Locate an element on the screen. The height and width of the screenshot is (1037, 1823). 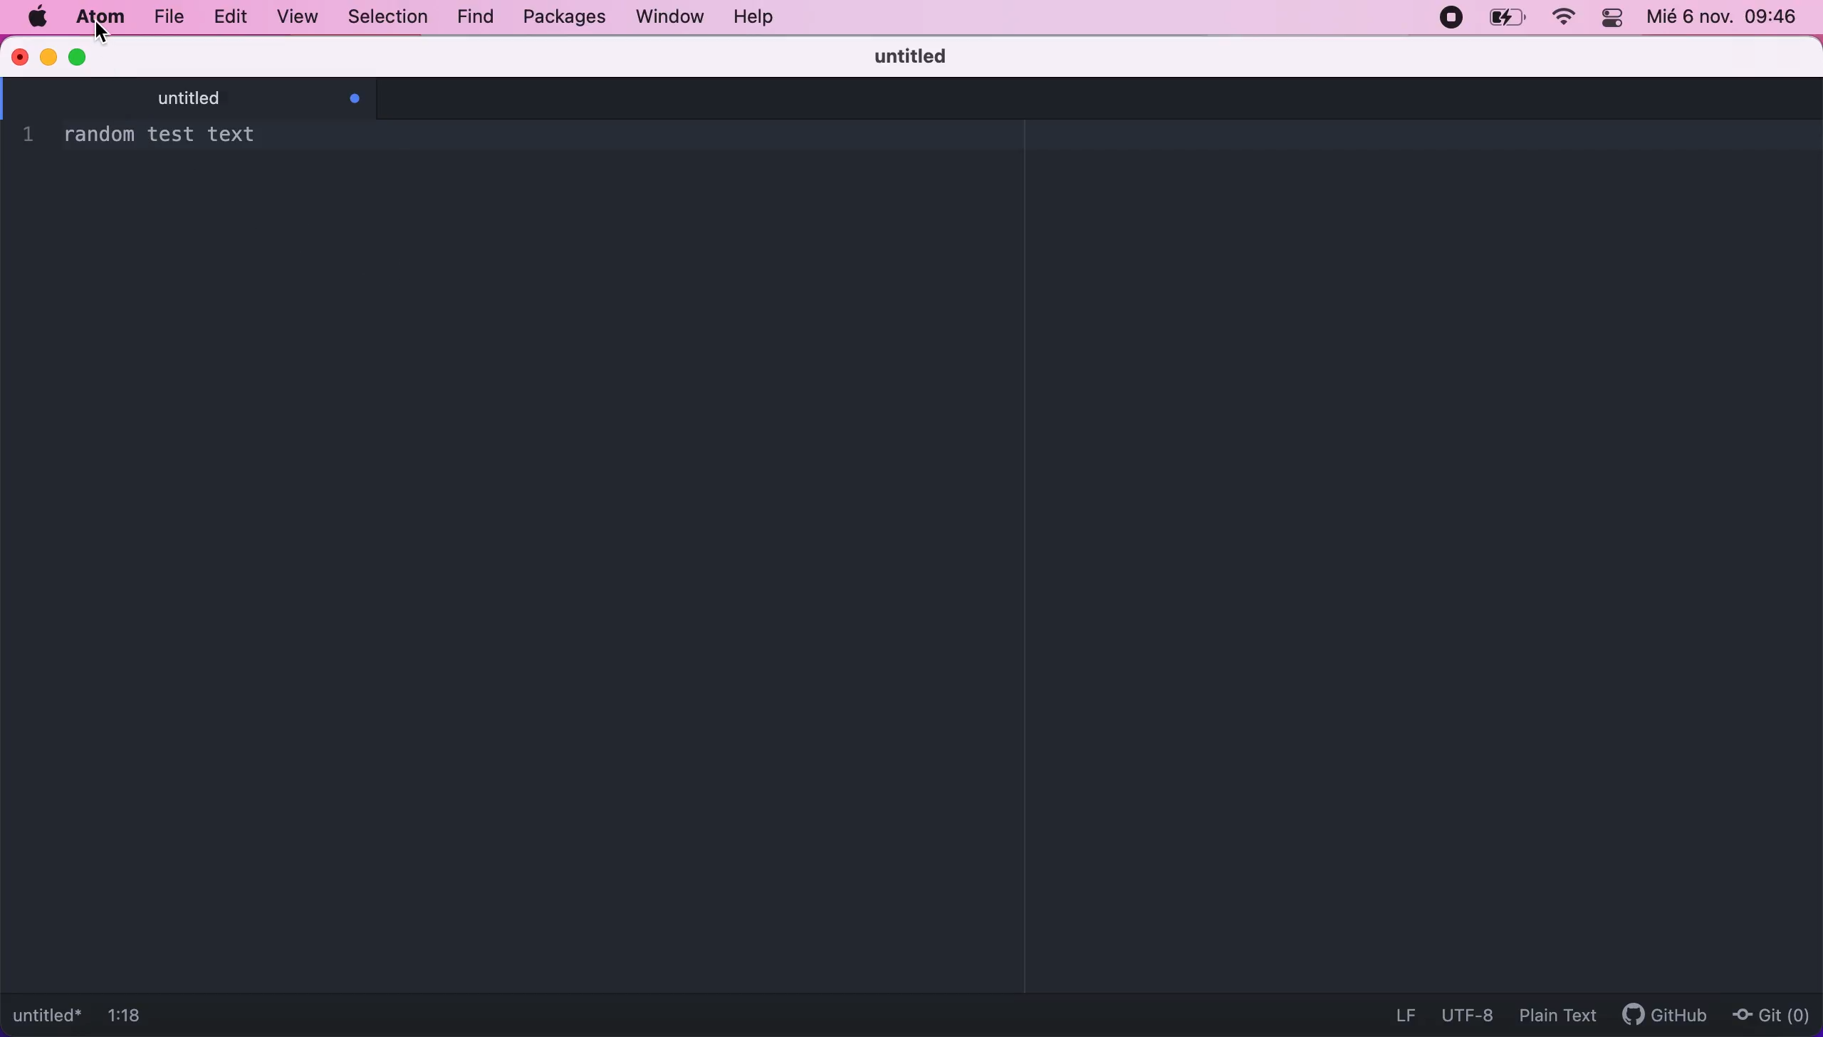
file is located at coordinates (169, 19).